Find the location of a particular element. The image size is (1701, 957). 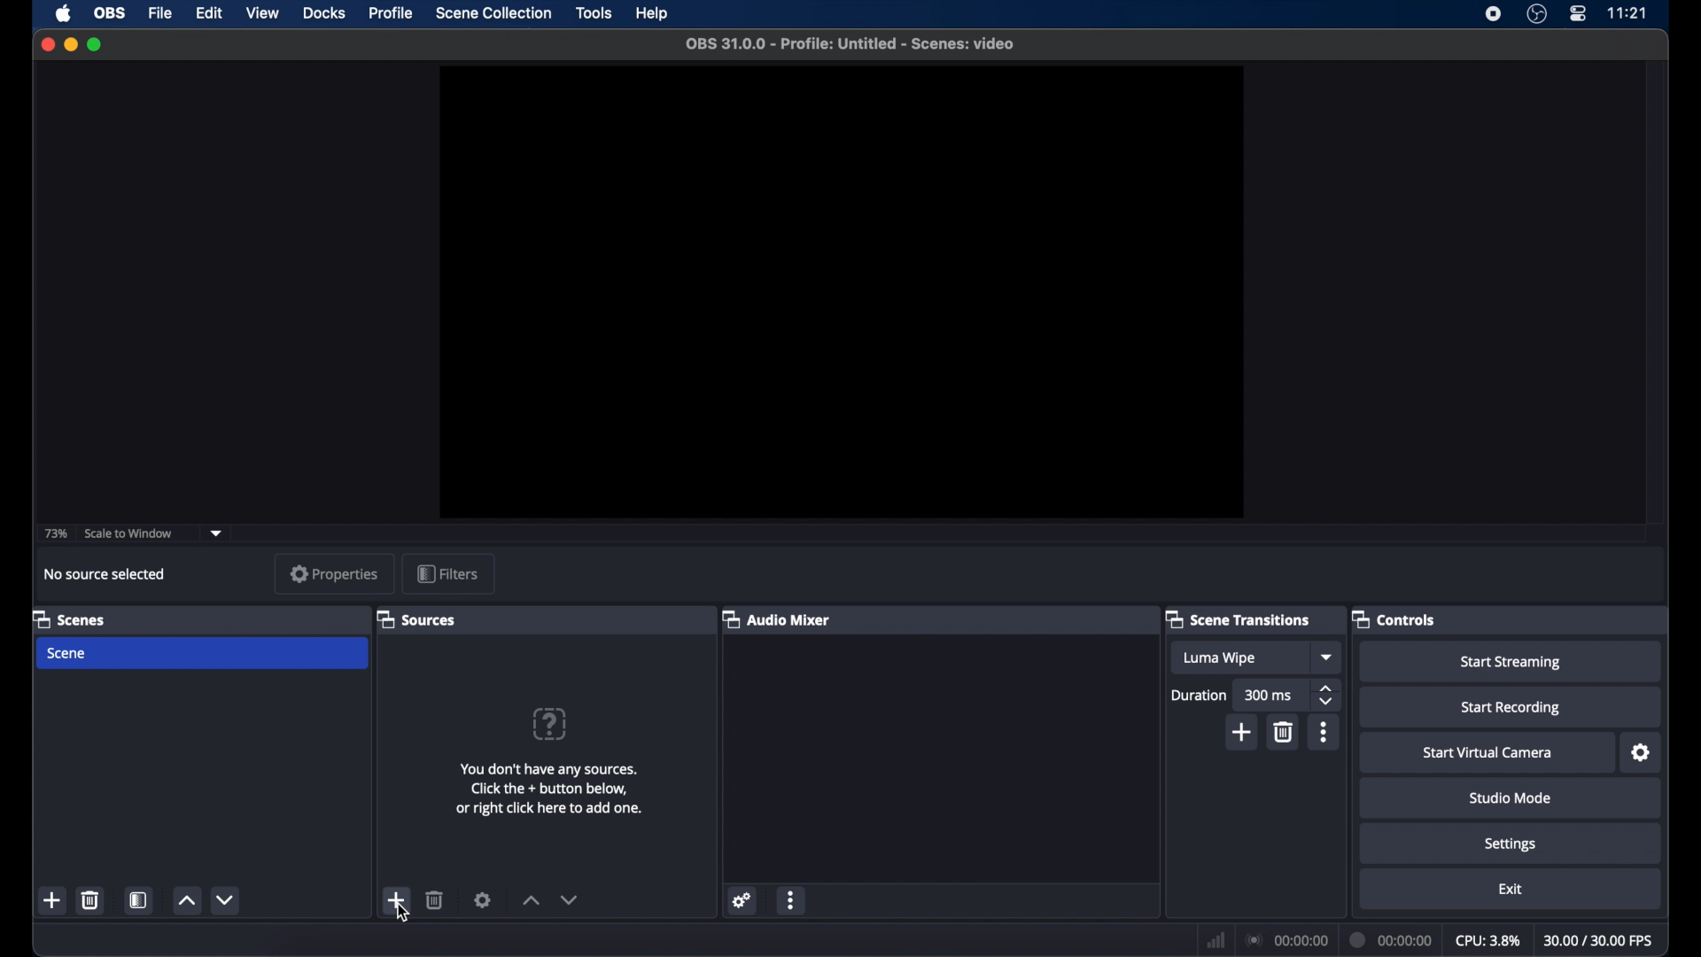

duration is located at coordinates (1391, 940).